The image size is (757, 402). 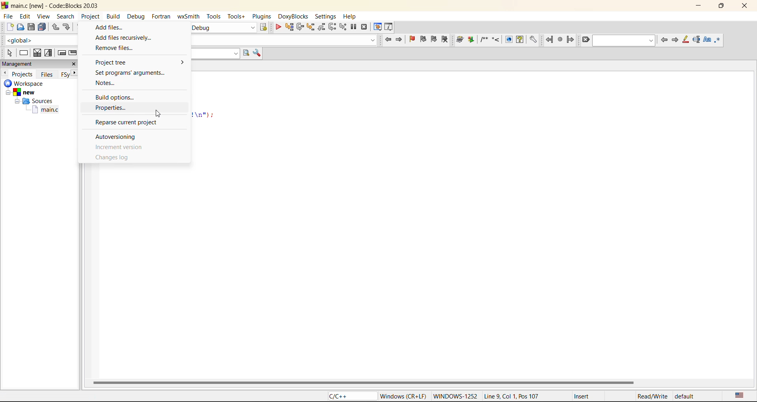 What do you see at coordinates (388, 41) in the screenshot?
I see `jump back` at bounding box center [388, 41].